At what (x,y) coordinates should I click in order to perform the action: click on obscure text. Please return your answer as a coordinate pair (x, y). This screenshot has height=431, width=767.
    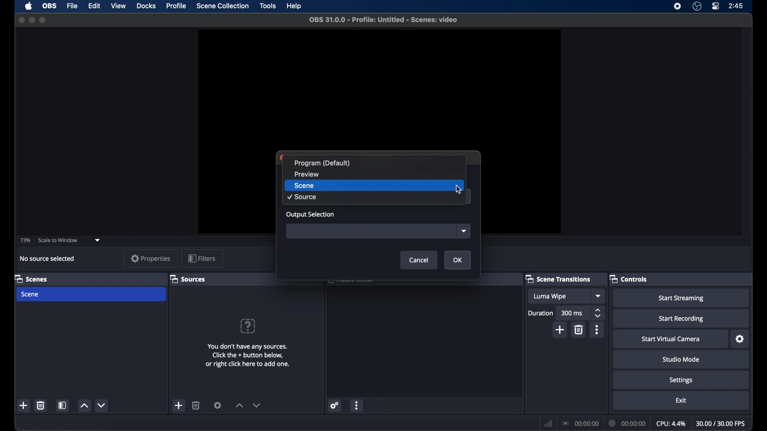
    Looking at the image, I should click on (350, 283).